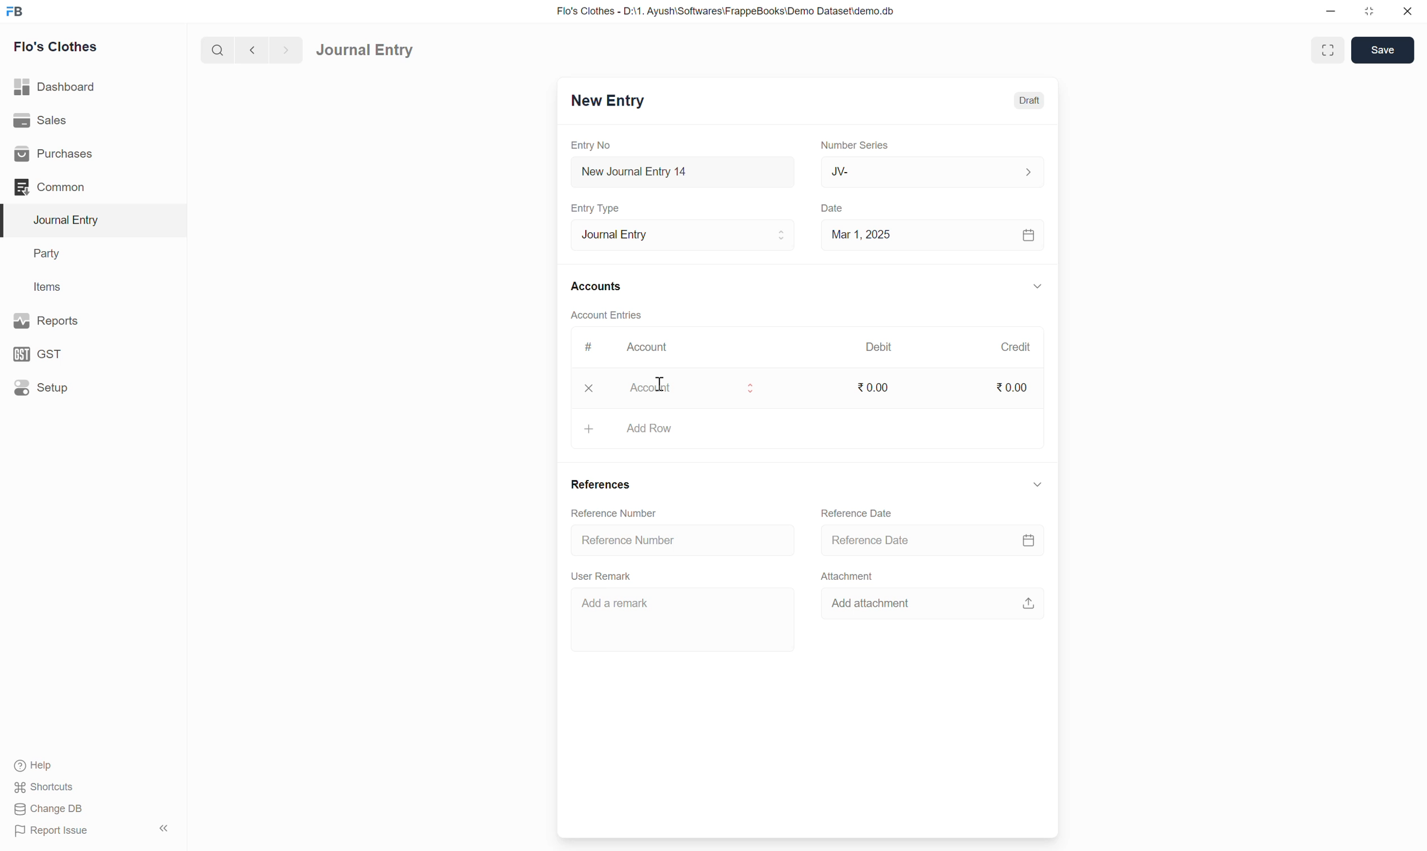 This screenshot has width=1427, height=851. What do you see at coordinates (589, 347) in the screenshot?
I see `#` at bounding box center [589, 347].